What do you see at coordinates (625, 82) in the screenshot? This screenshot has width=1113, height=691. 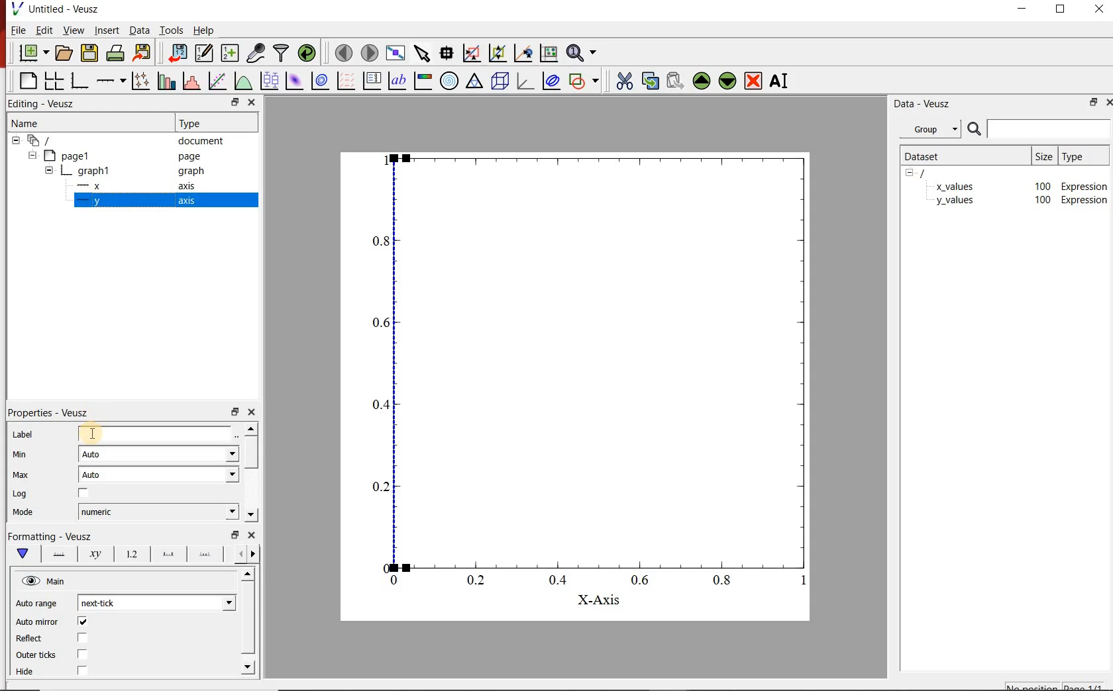 I see `cut the selected widget` at bounding box center [625, 82].